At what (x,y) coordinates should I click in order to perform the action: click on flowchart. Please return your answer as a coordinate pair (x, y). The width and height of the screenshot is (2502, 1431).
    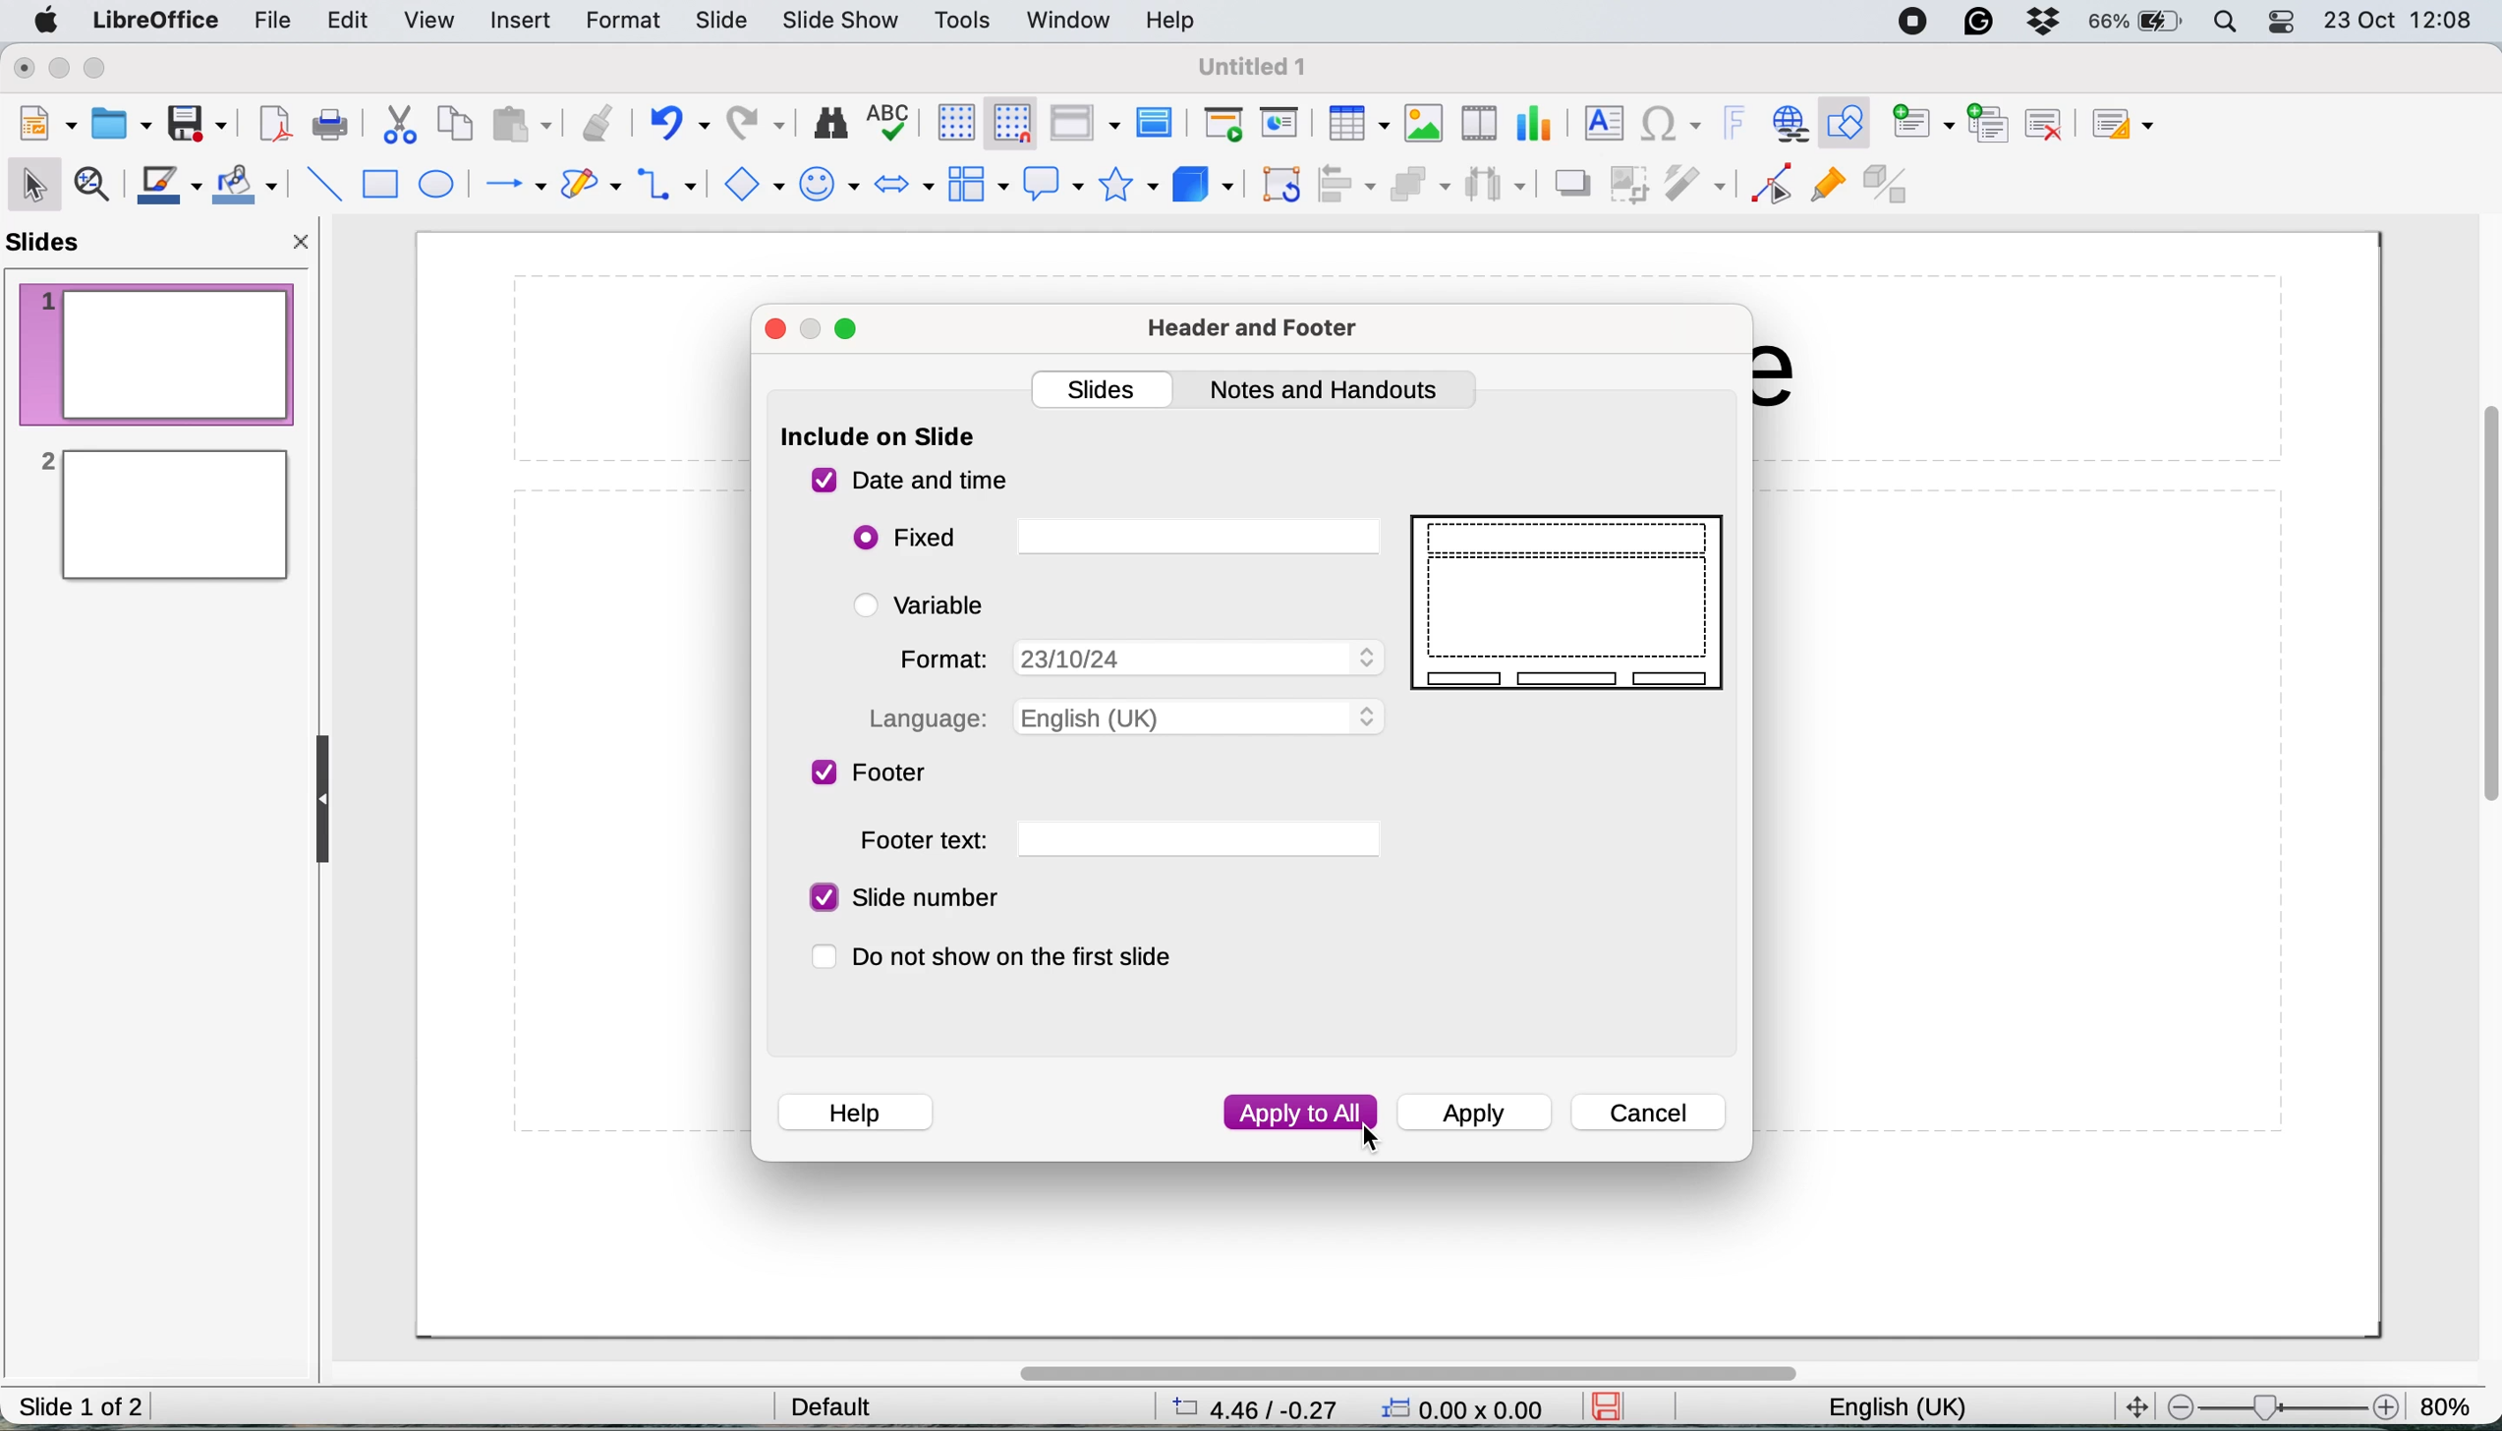
    Looking at the image, I should click on (976, 184).